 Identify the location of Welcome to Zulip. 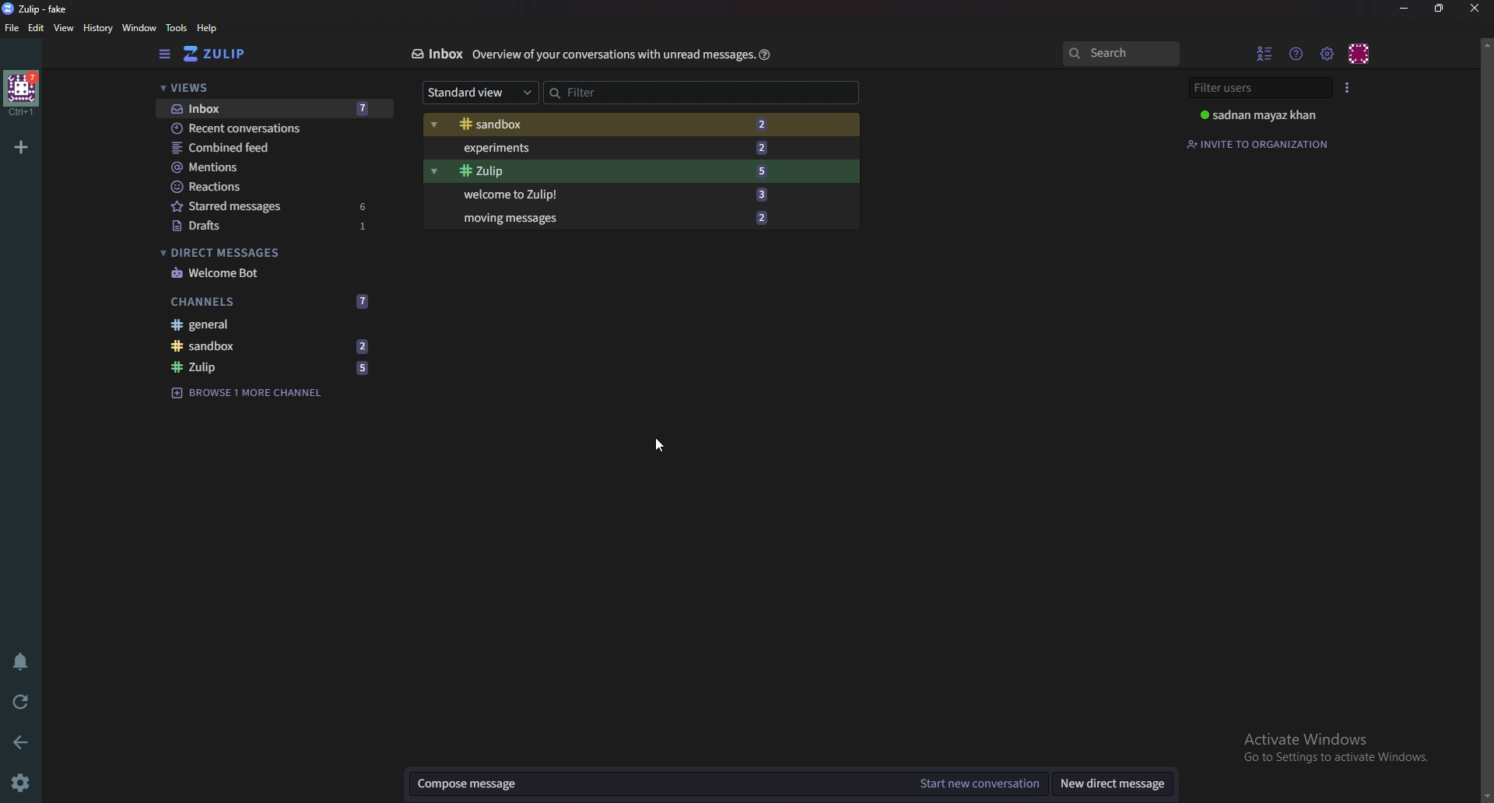
(613, 195).